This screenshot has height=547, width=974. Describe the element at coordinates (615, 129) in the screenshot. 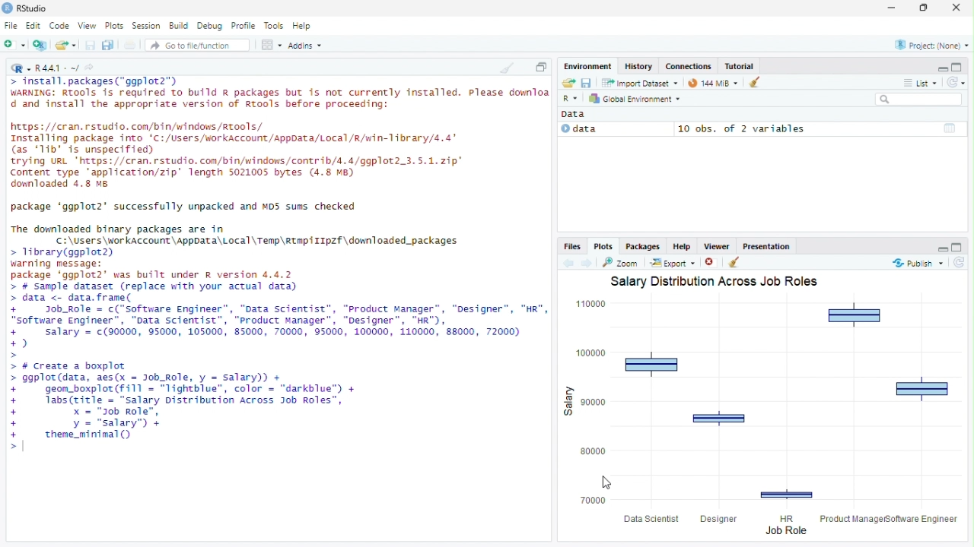

I see `data` at that location.